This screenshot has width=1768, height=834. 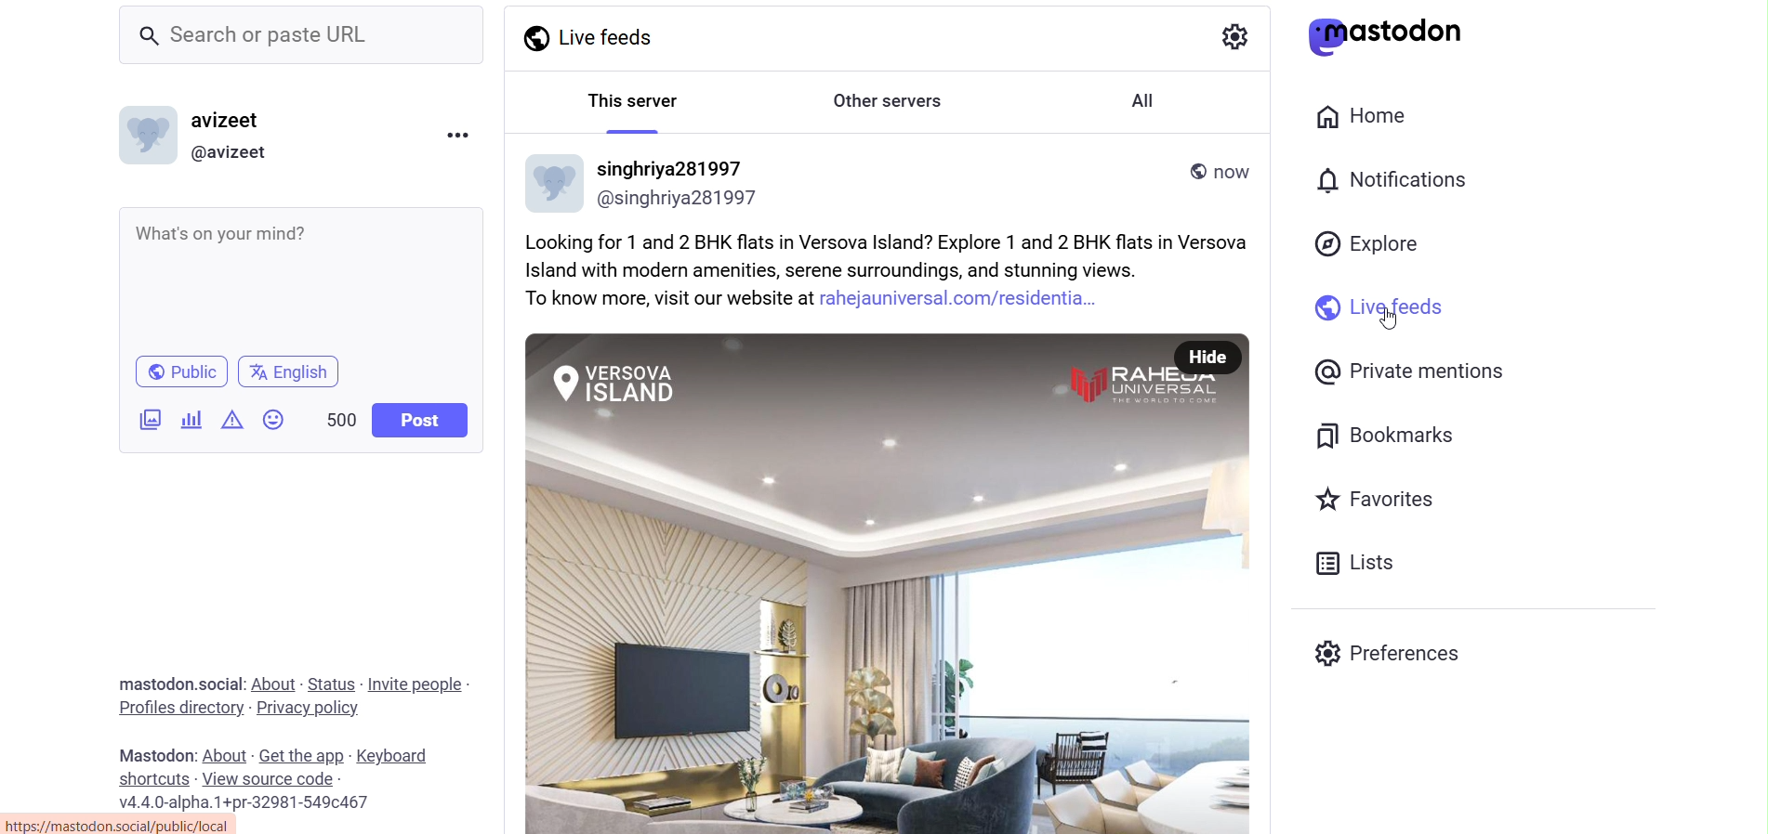 I want to click on source code, so click(x=269, y=780).